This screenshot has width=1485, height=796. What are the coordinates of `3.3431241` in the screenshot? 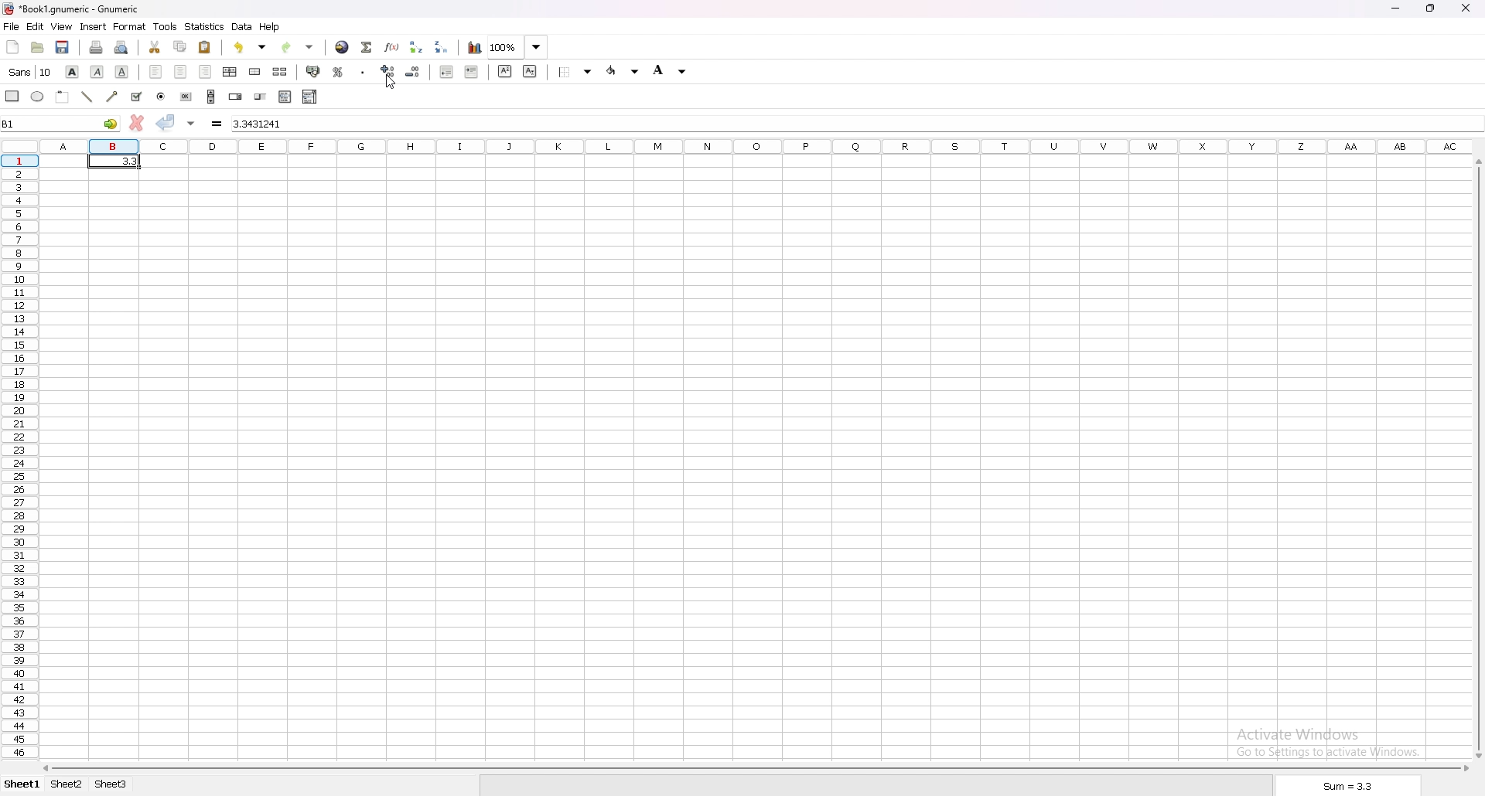 It's located at (261, 124).